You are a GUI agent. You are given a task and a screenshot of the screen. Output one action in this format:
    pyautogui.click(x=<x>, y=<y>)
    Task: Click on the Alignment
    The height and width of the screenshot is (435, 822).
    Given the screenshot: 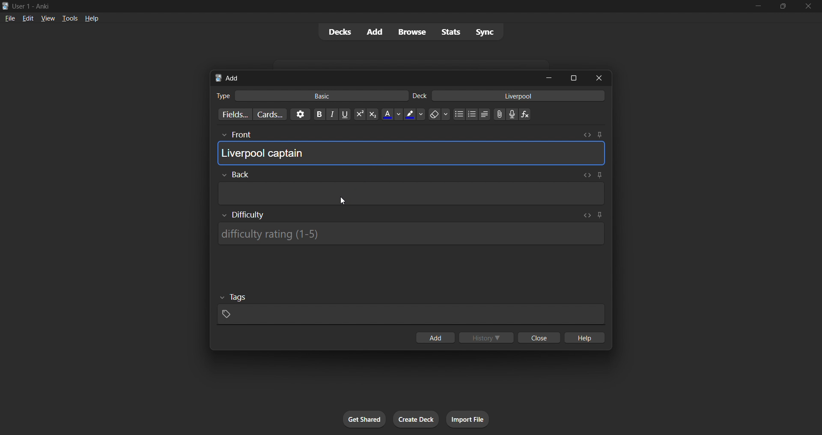 What is the action you would take?
    pyautogui.click(x=485, y=114)
    